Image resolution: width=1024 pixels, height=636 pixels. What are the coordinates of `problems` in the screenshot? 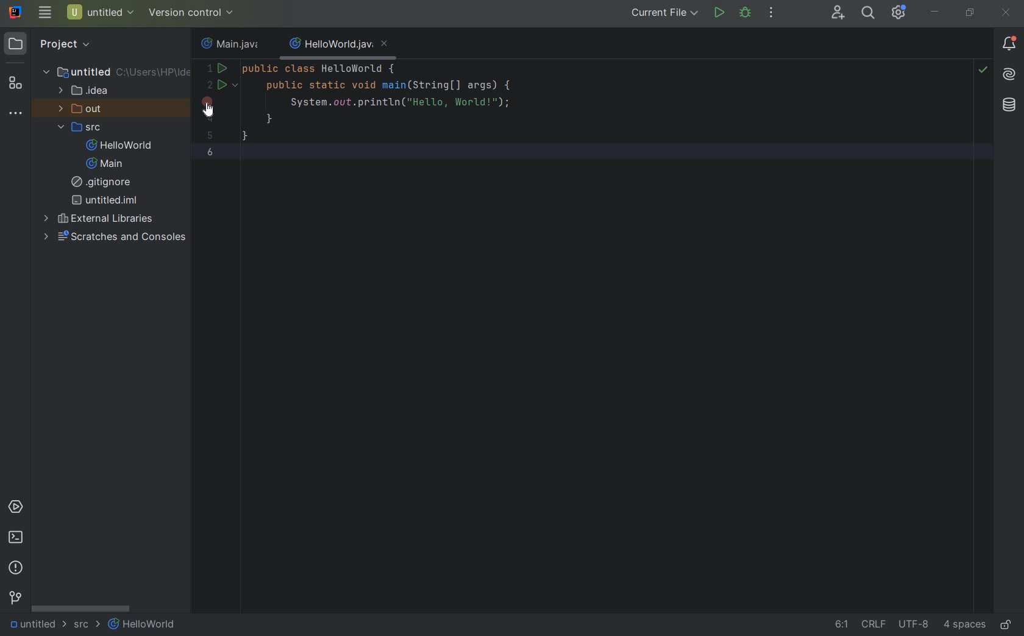 It's located at (16, 568).